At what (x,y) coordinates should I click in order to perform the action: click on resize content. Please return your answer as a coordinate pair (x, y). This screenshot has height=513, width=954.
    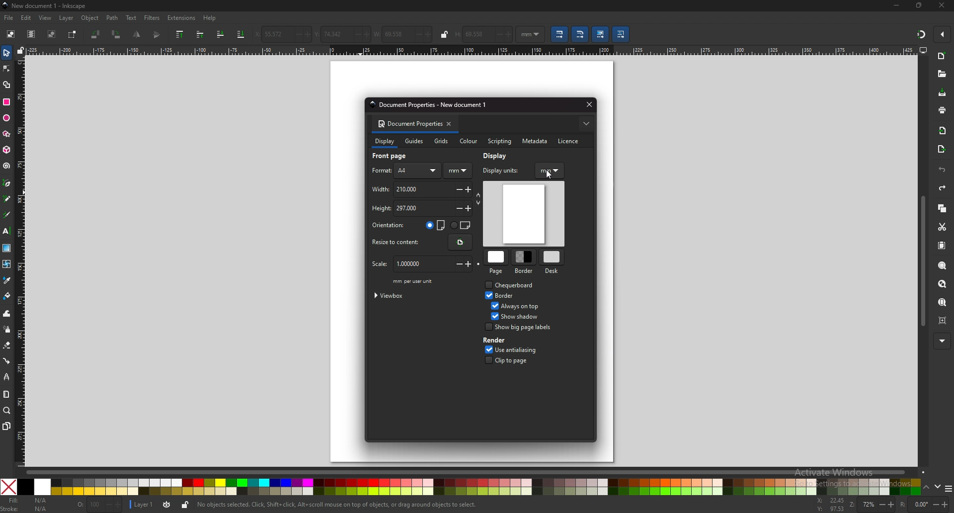
    Looking at the image, I should click on (460, 243).